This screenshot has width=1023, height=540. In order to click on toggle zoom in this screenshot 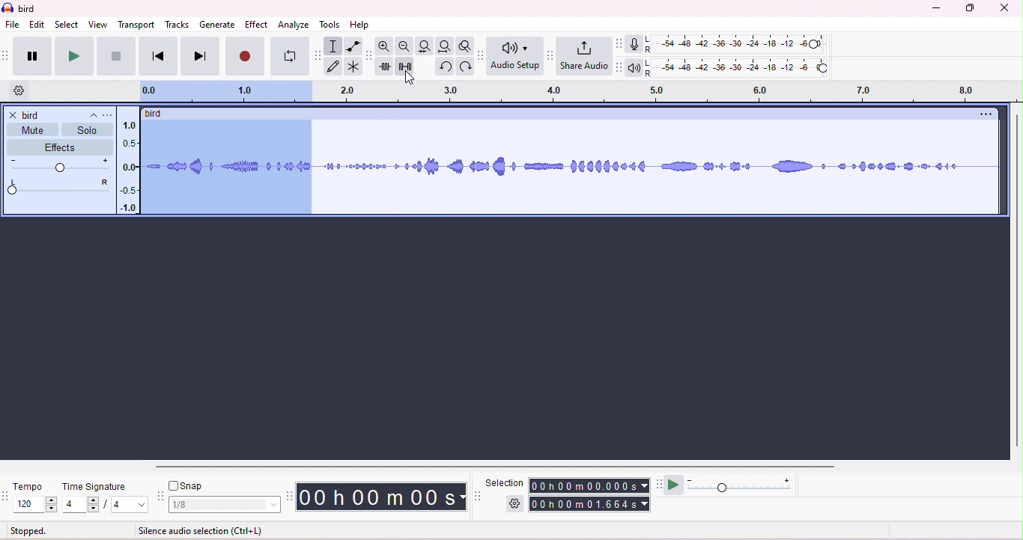, I will do `click(465, 46)`.